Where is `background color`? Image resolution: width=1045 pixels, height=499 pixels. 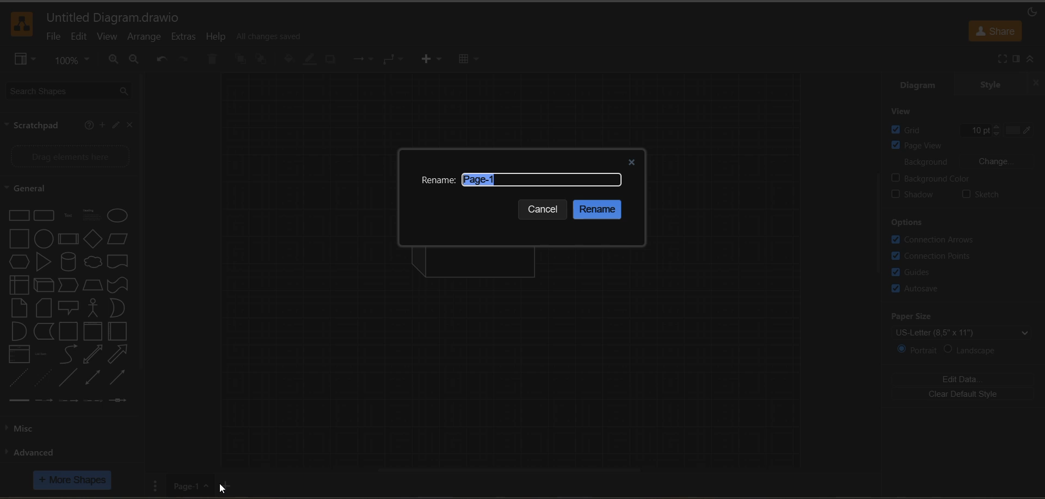 background color is located at coordinates (968, 176).